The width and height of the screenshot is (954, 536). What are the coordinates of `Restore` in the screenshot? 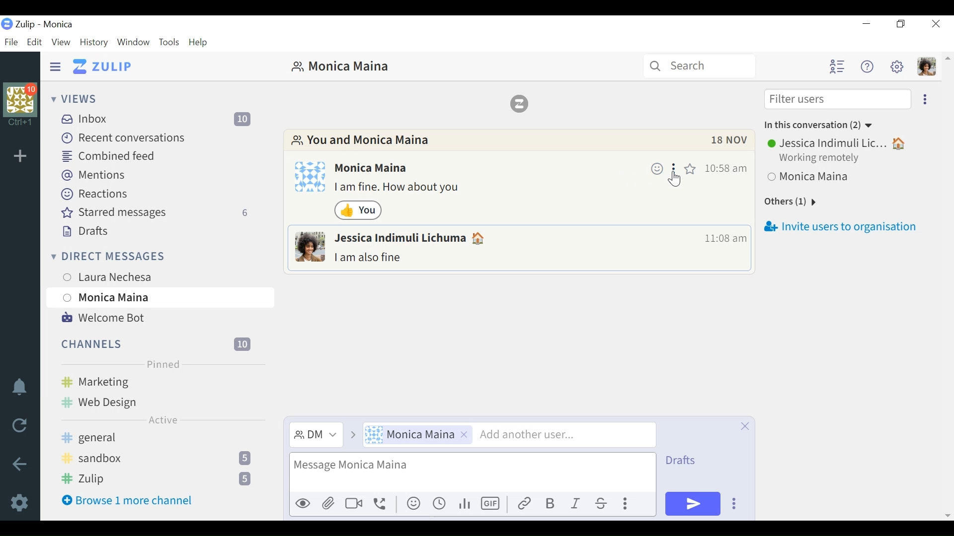 It's located at (901, 24).